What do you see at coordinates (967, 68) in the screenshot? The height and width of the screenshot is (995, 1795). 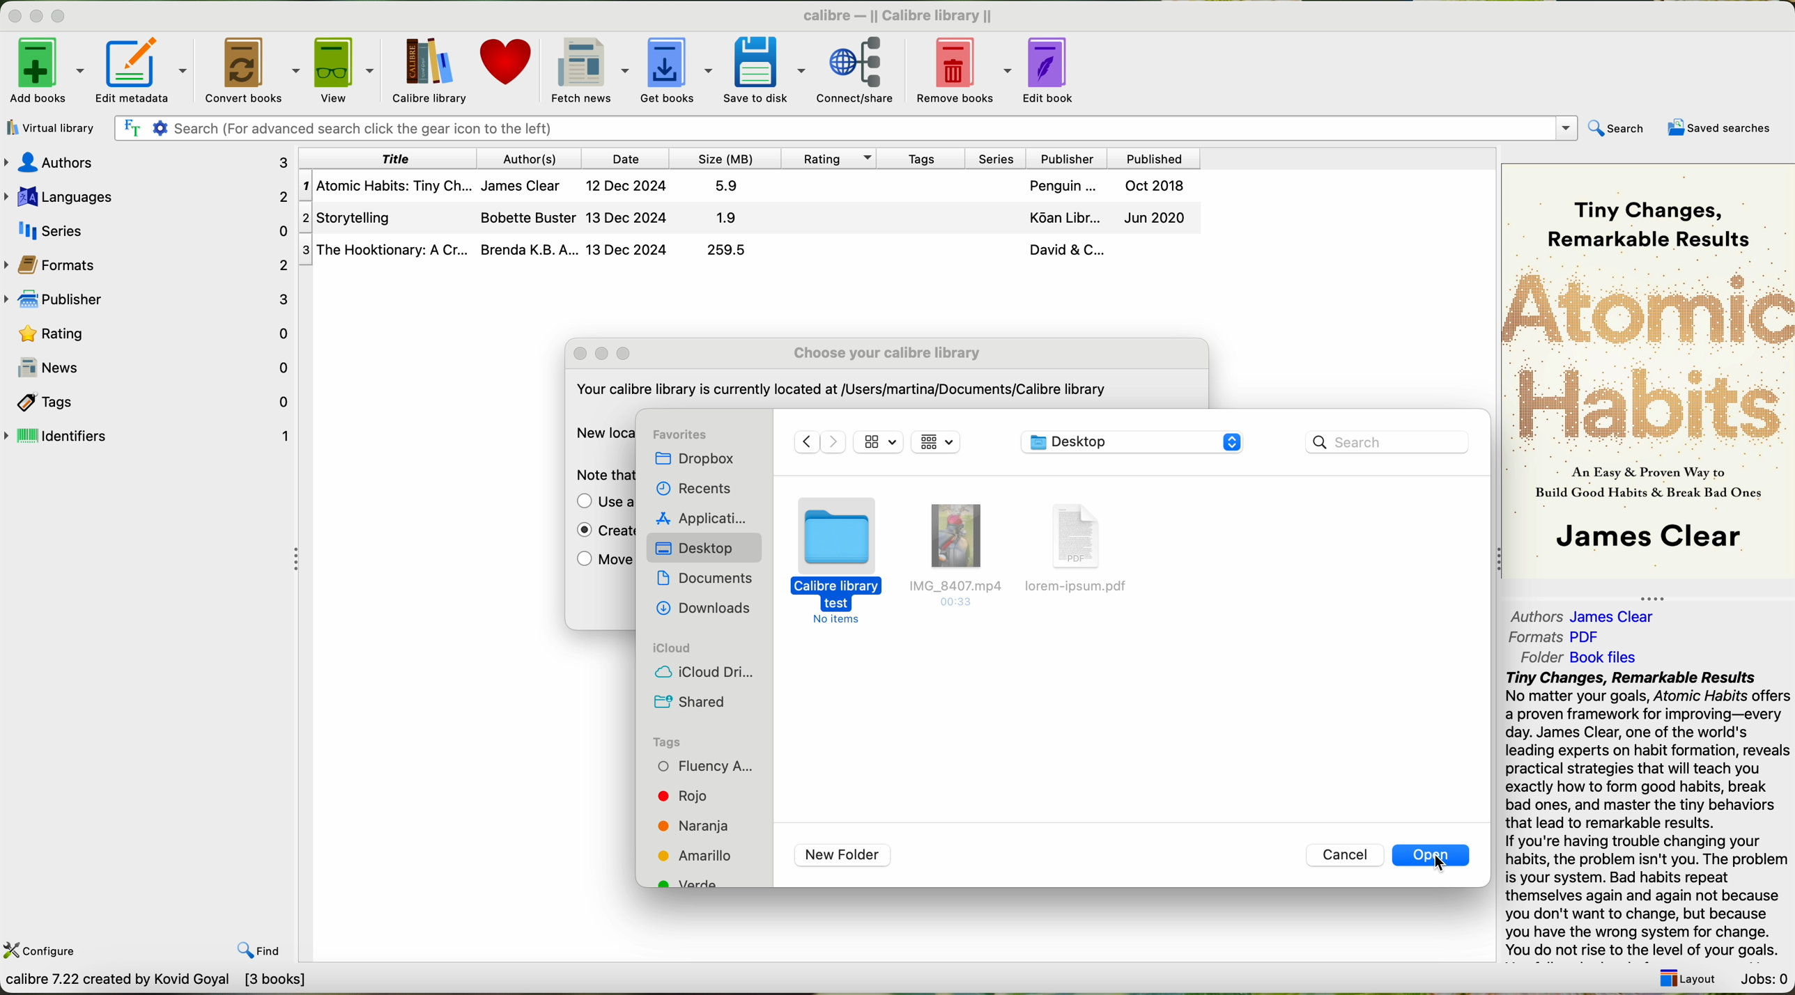 I see `remove books` at bounding box center [967, 68].